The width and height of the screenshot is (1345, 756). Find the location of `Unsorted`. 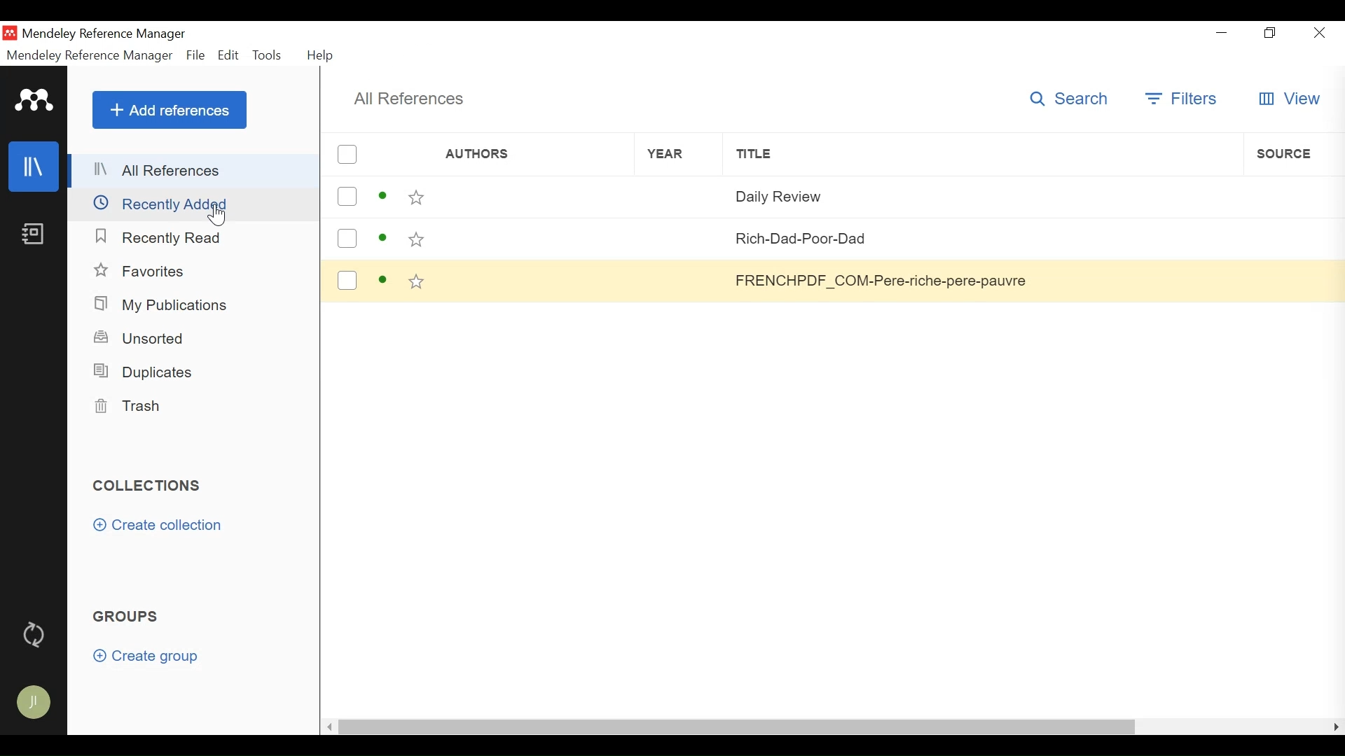

Unsorted is located at coordinates (144, 339).